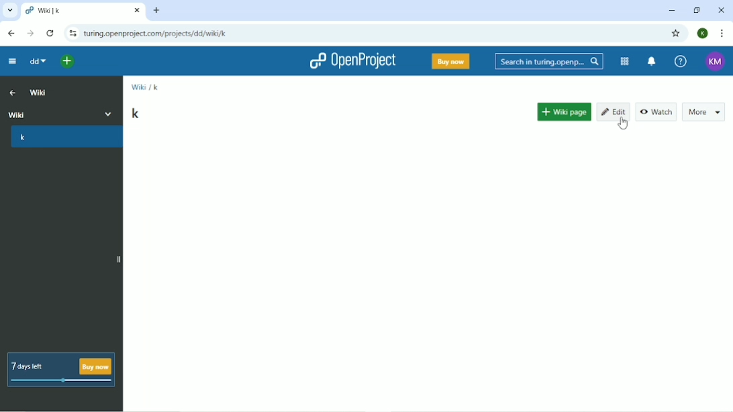 The image size is (733, 412). I want to click on k, so click(155, 87).